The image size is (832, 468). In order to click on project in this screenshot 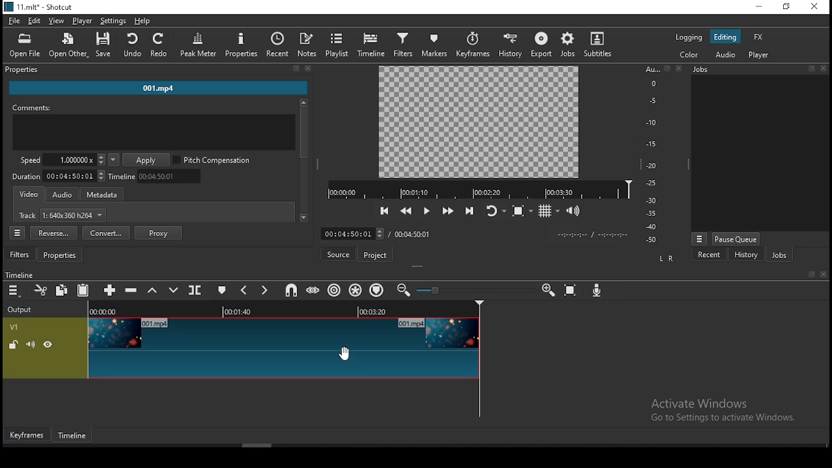, I will do `click(376, 255)`.